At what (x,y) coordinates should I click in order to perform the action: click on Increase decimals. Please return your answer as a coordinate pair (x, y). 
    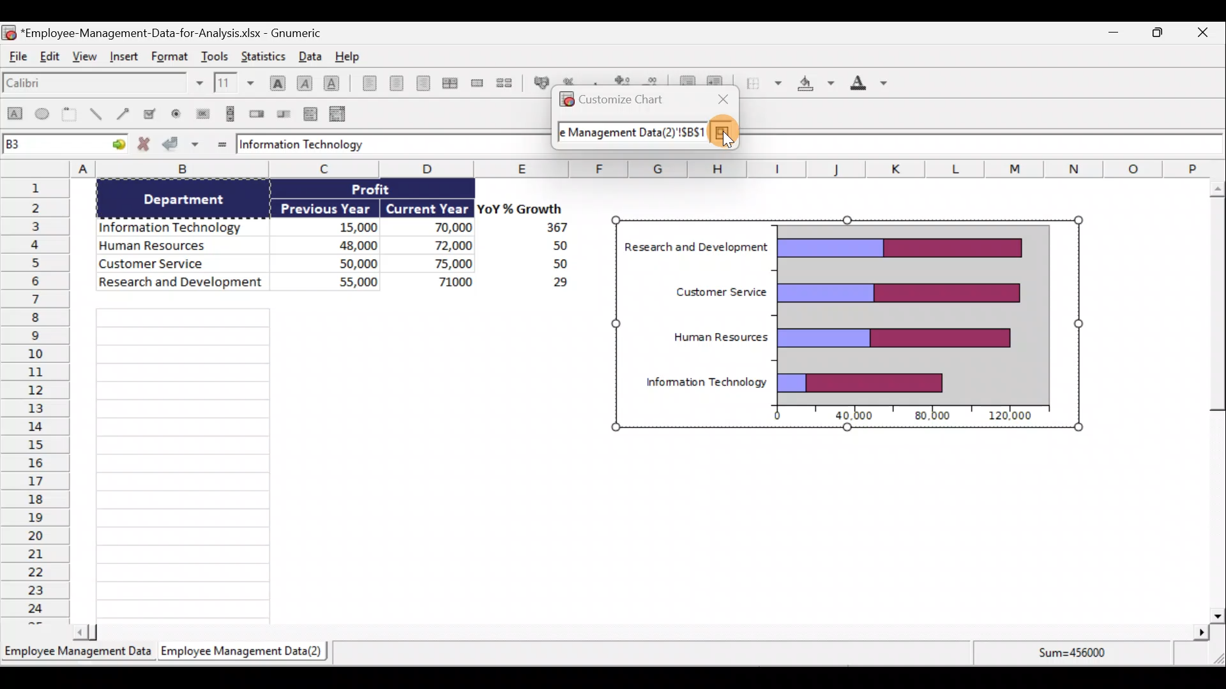
    Looking at the image, I should click on (623, 81).